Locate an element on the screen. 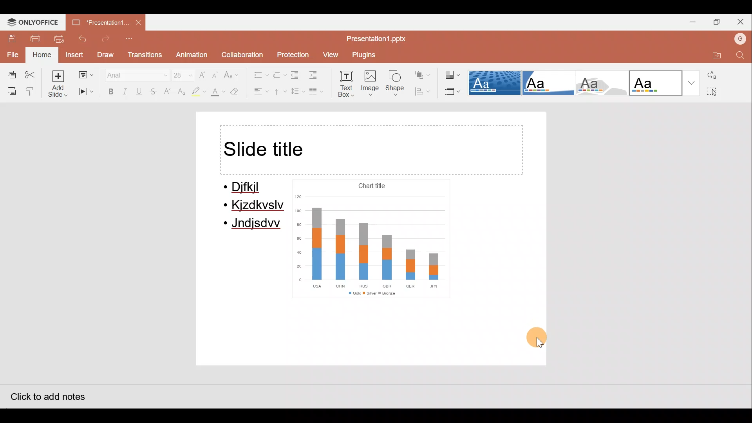  Select all is located at coordinates (716, 92).